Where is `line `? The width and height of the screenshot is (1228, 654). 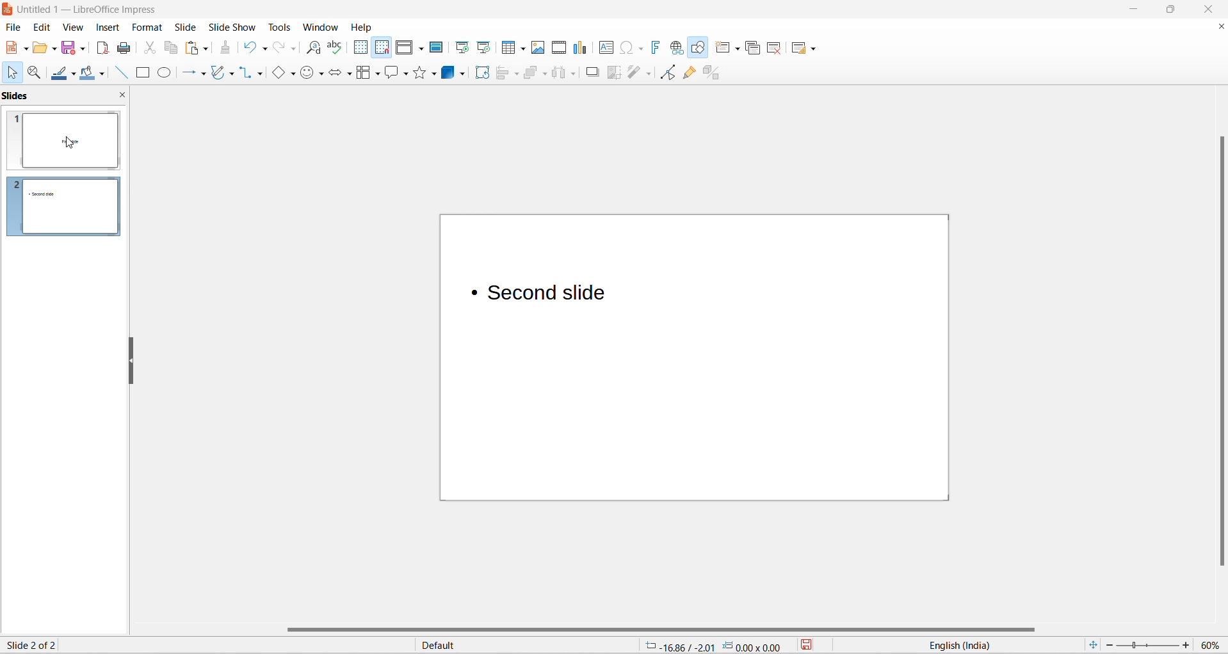
line  is located at coordinates (190, 74).